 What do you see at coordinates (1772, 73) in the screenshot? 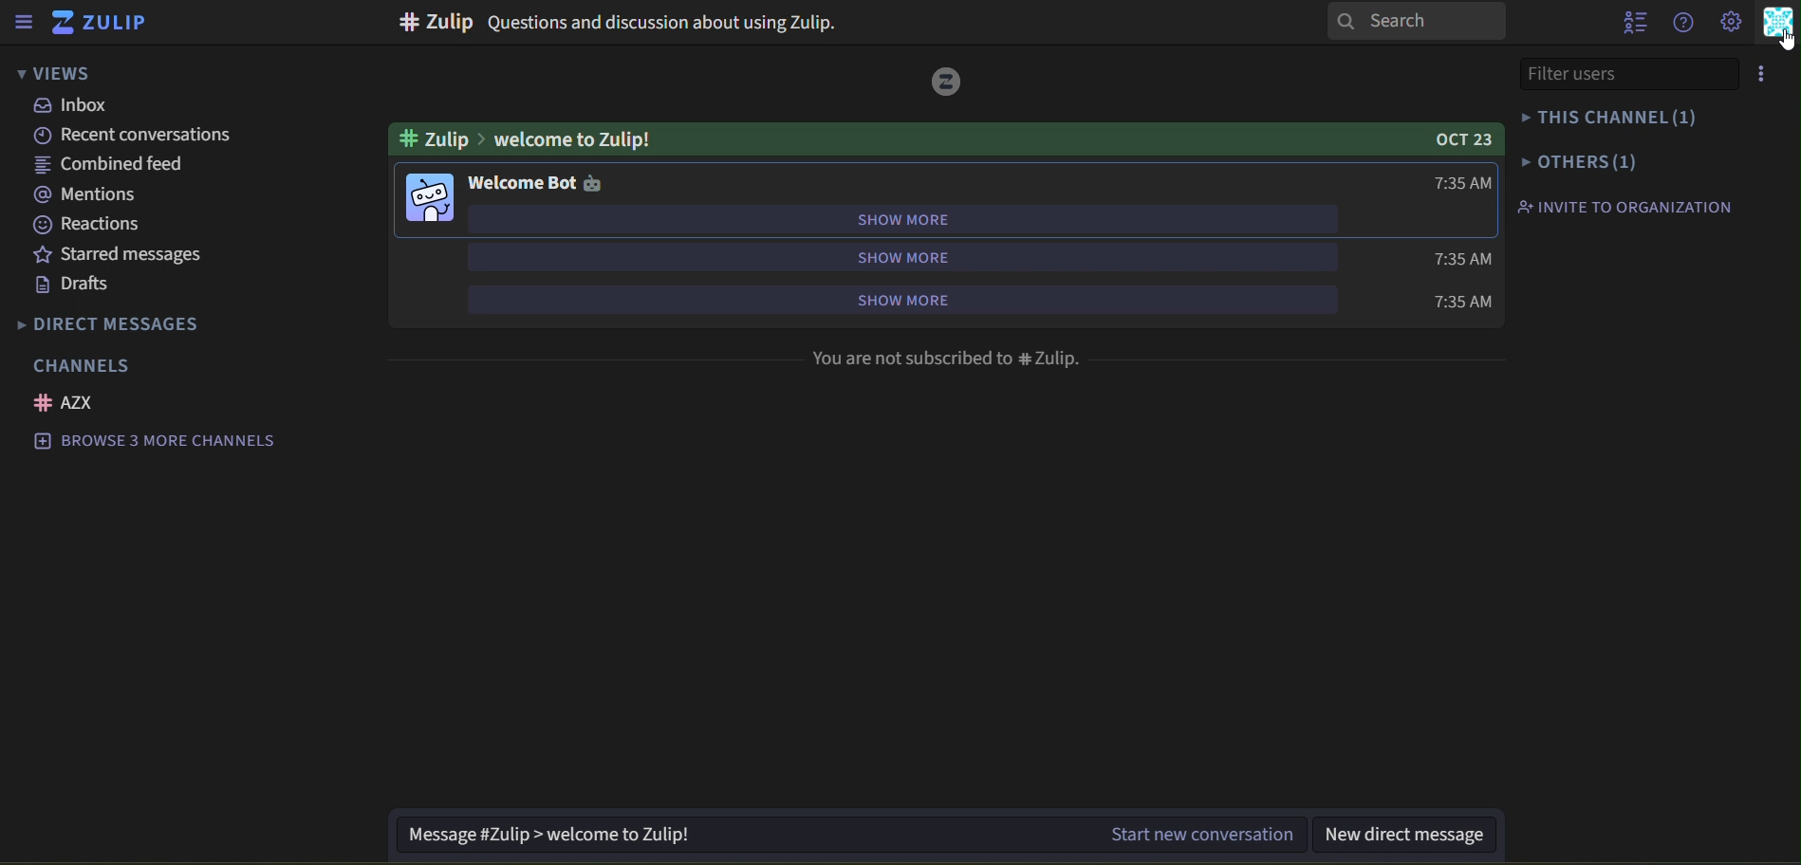
I see `menu` at bounding box center [1772, 73].